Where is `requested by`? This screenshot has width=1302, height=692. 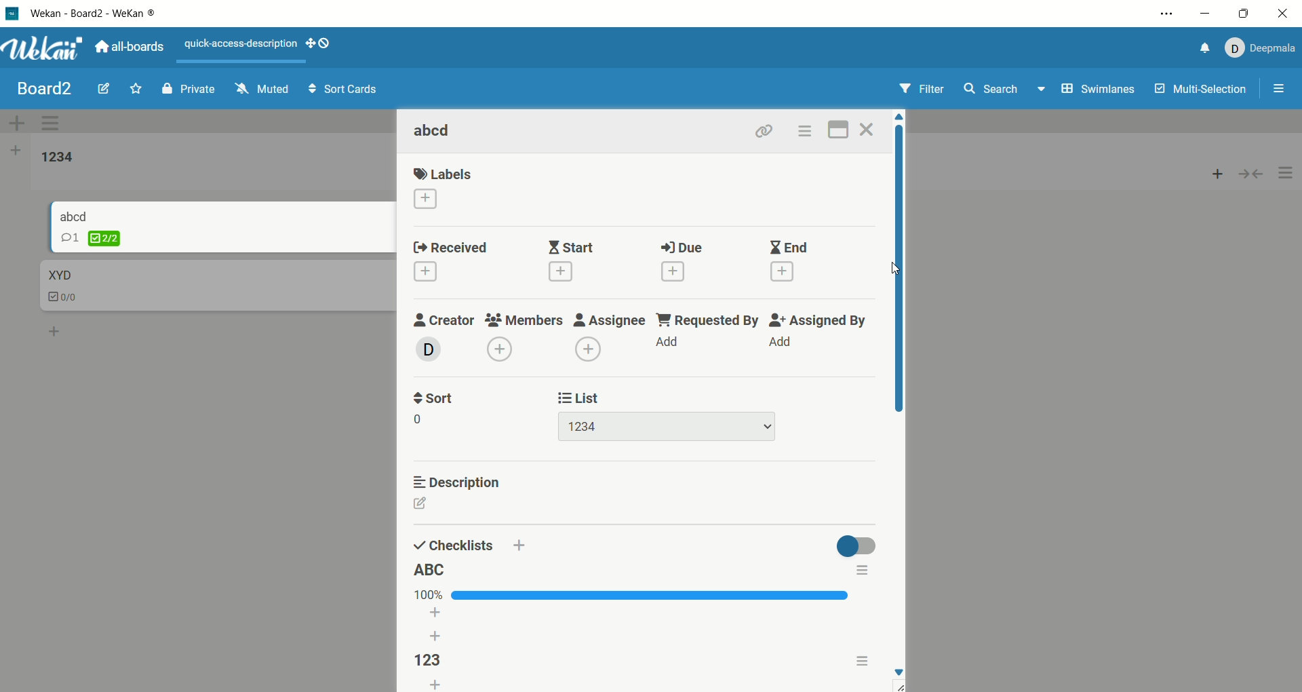
requested by is located at coordinates (706, 320).